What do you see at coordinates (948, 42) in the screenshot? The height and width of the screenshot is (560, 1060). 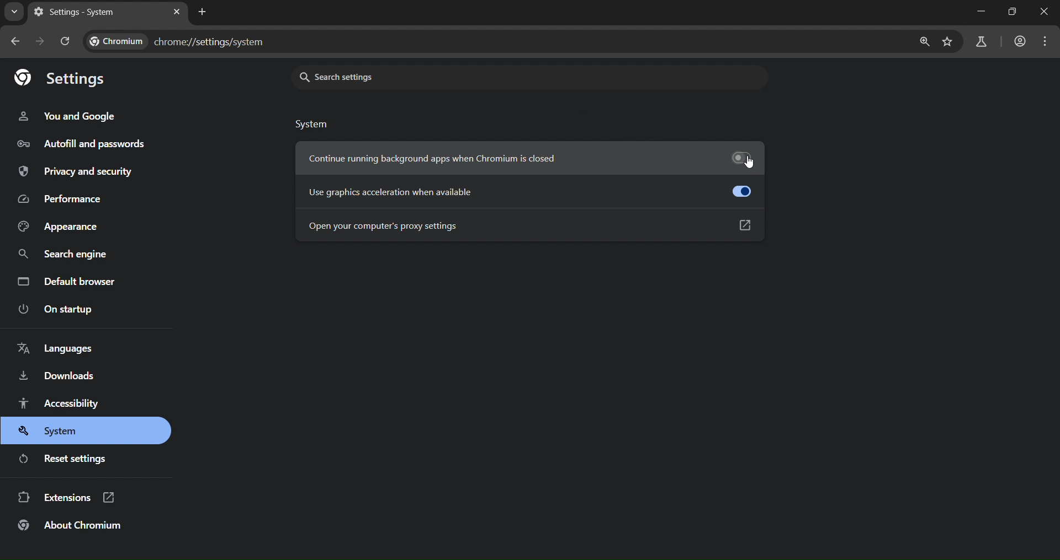 I see `bookmark` at bounding box center [948, 42].